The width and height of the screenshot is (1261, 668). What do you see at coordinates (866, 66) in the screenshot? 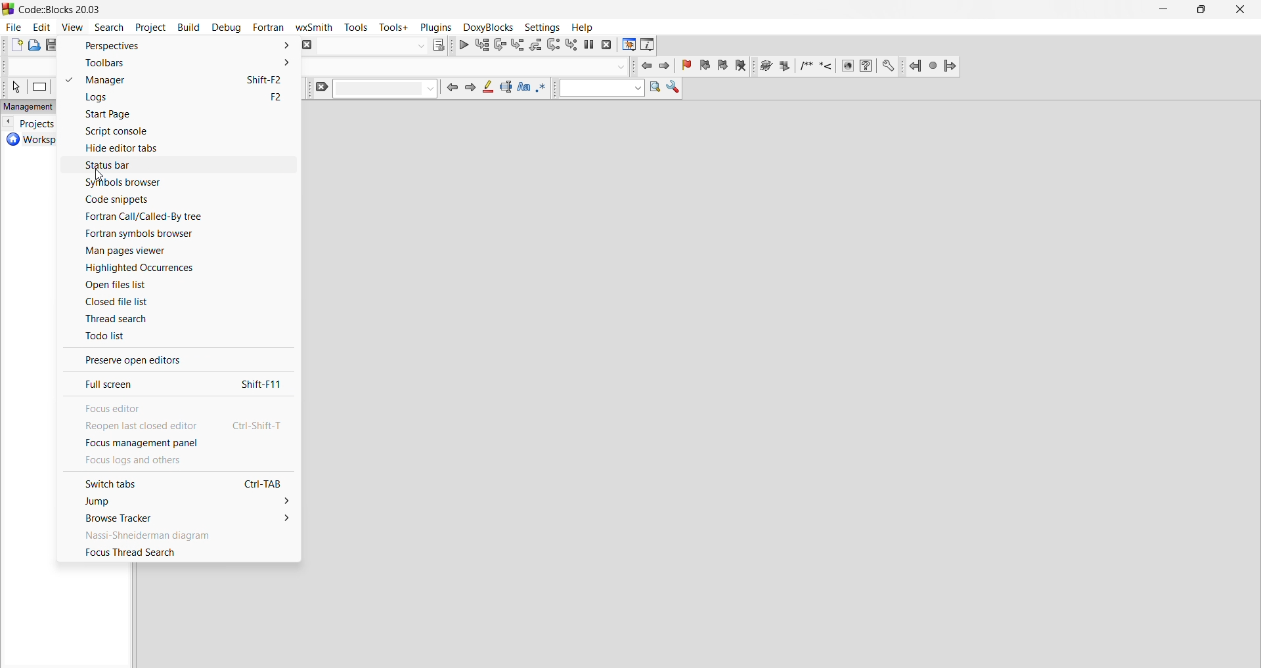
I see `HTML help` at bounding box center [866, 66].